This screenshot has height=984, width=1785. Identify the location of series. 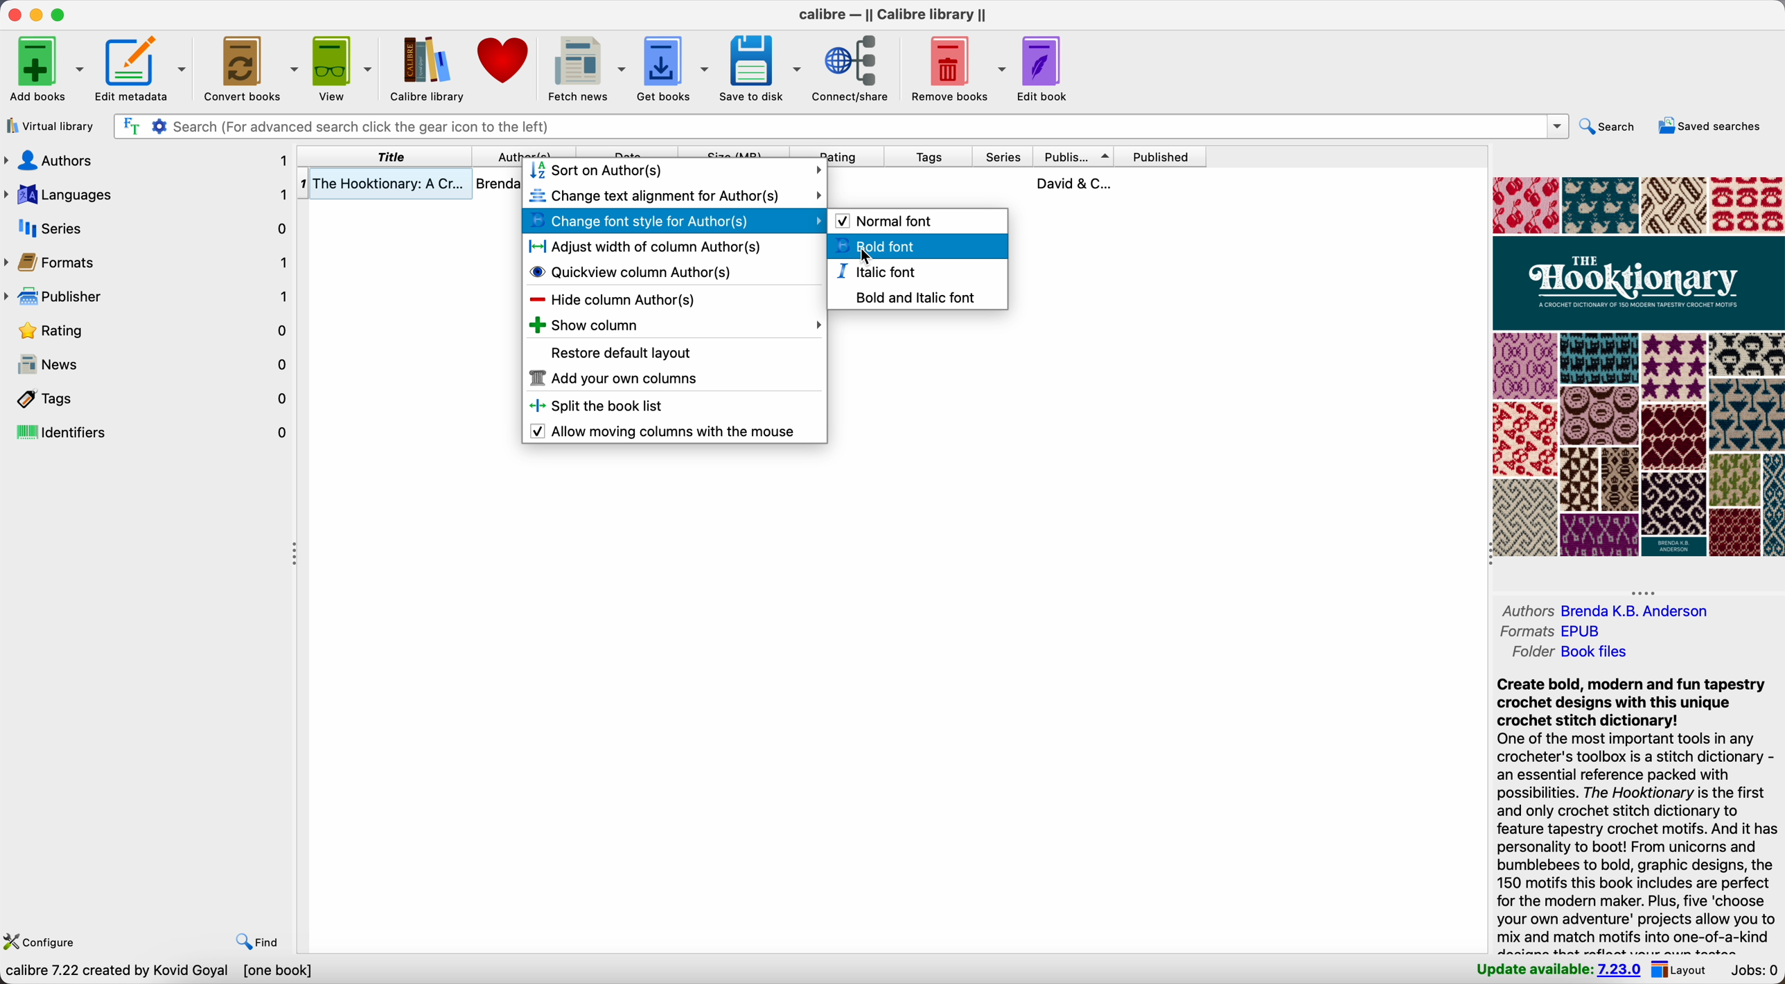
(1003, 157).